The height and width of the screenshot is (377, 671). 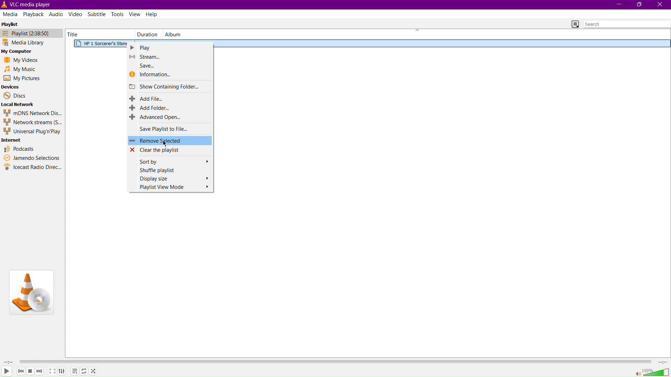 What do you see at coordinates (170, 118) in the screenshot?
I see `Advanced Open...` at bounding box center [170, 118].